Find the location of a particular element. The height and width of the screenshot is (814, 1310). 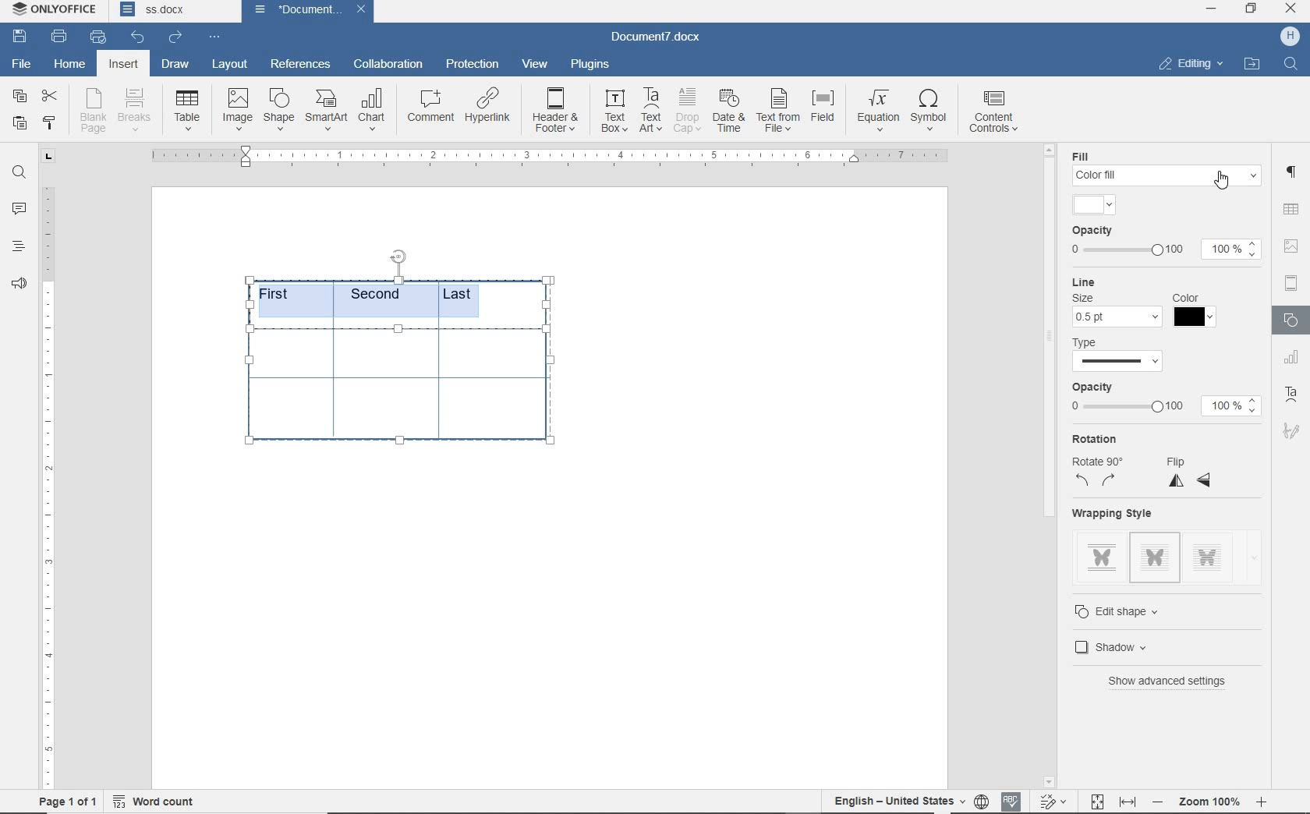

theme colors is located at coordinates (1092, 204).